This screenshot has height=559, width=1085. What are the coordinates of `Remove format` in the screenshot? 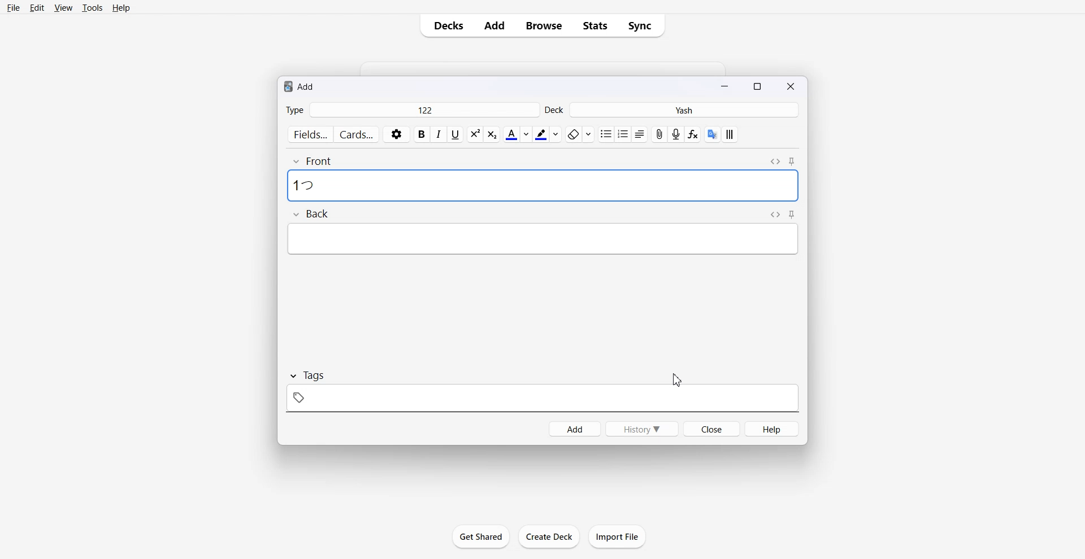 It's located at (579, 134).